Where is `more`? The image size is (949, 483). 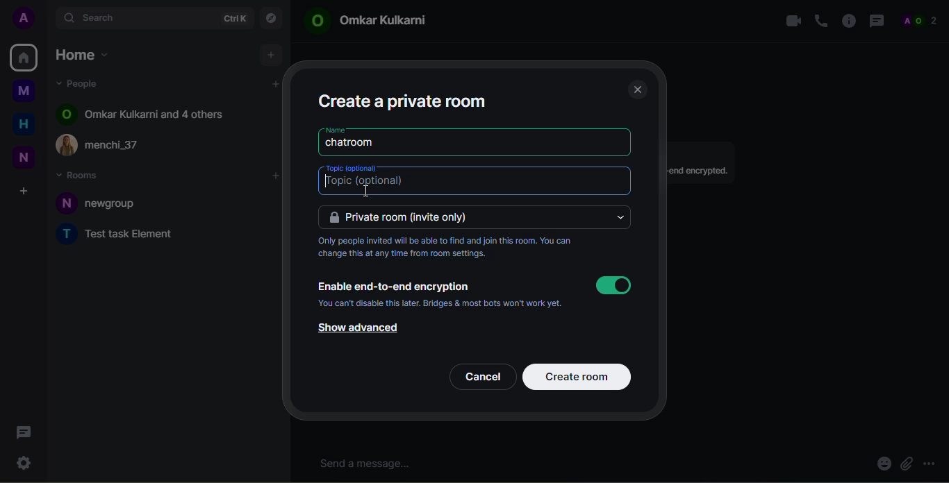
more is located at coordinates (931, 461).